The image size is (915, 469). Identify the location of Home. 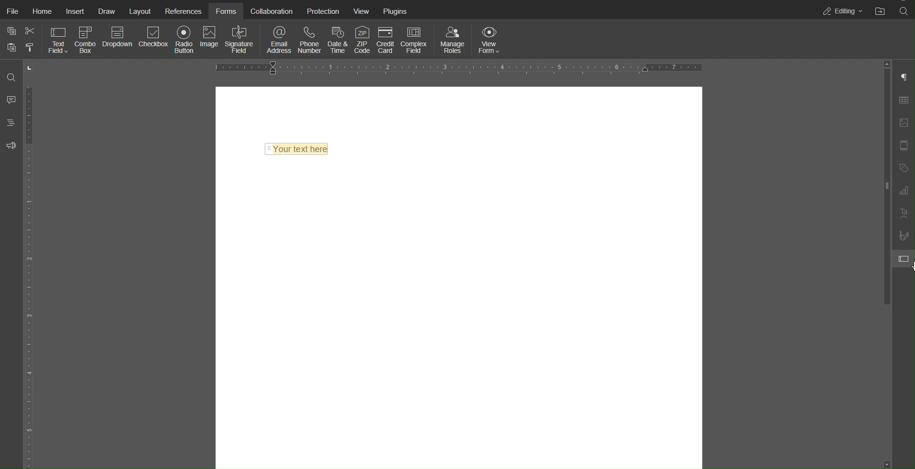
(42, 12).